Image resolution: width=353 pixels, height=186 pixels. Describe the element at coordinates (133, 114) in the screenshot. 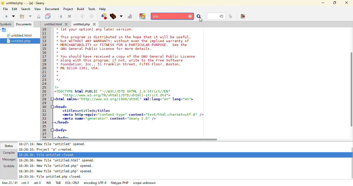

I see ` <meta http-equiv="content-type" content="text/html;charset=utf-8" />` at that location.